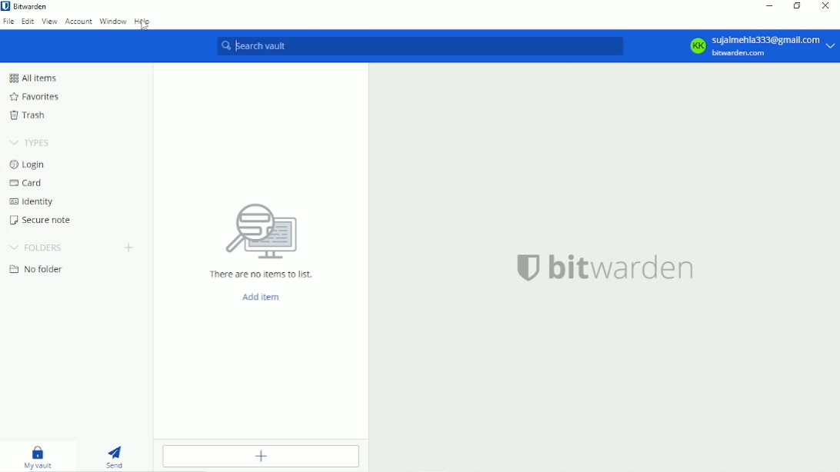 The height and width of the screenshot is (472, 840). Describe the element at coordinates (9, 22) in the screenshot. I see `File` at that location.